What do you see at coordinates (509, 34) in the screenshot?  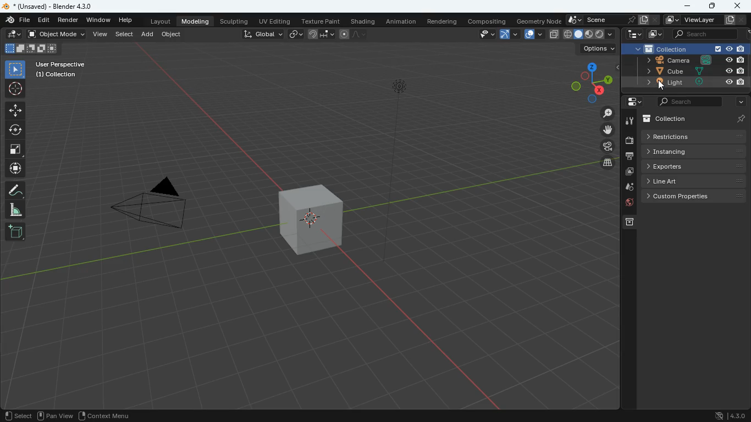 I see `arrow` at bounding box center [509, 34].